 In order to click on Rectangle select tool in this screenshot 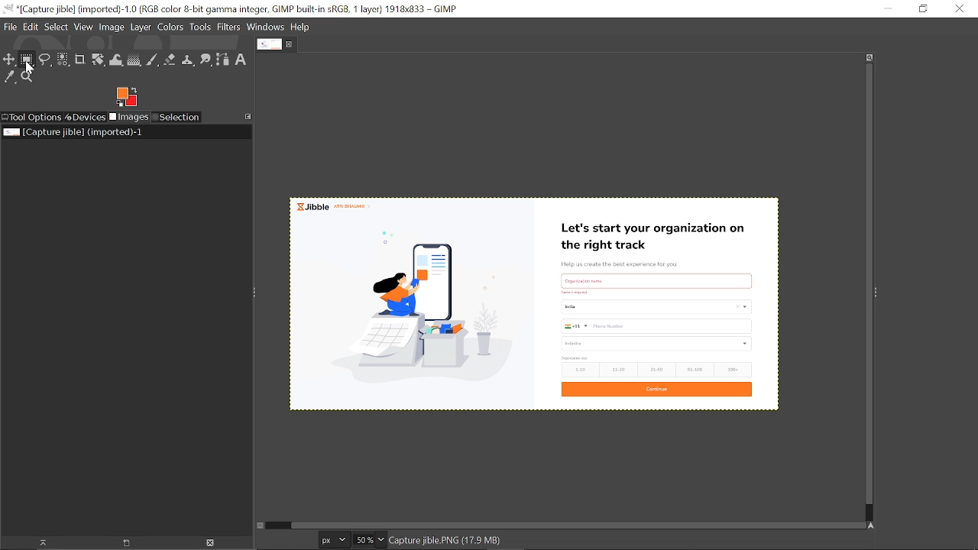, I will do `click(28, 60)`.